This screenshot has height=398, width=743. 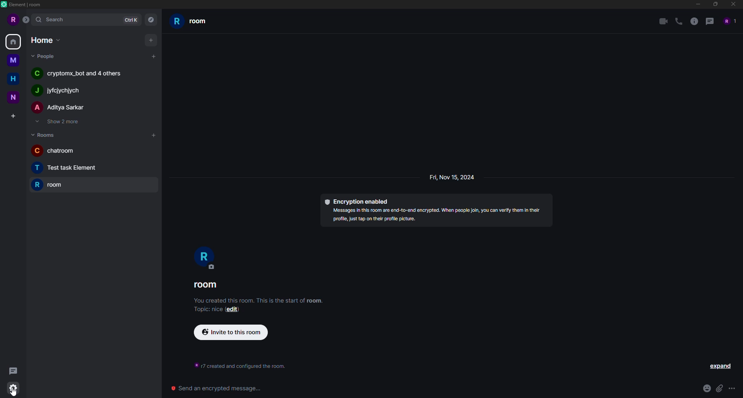 I want to click on add, so click(x=154, y=55).